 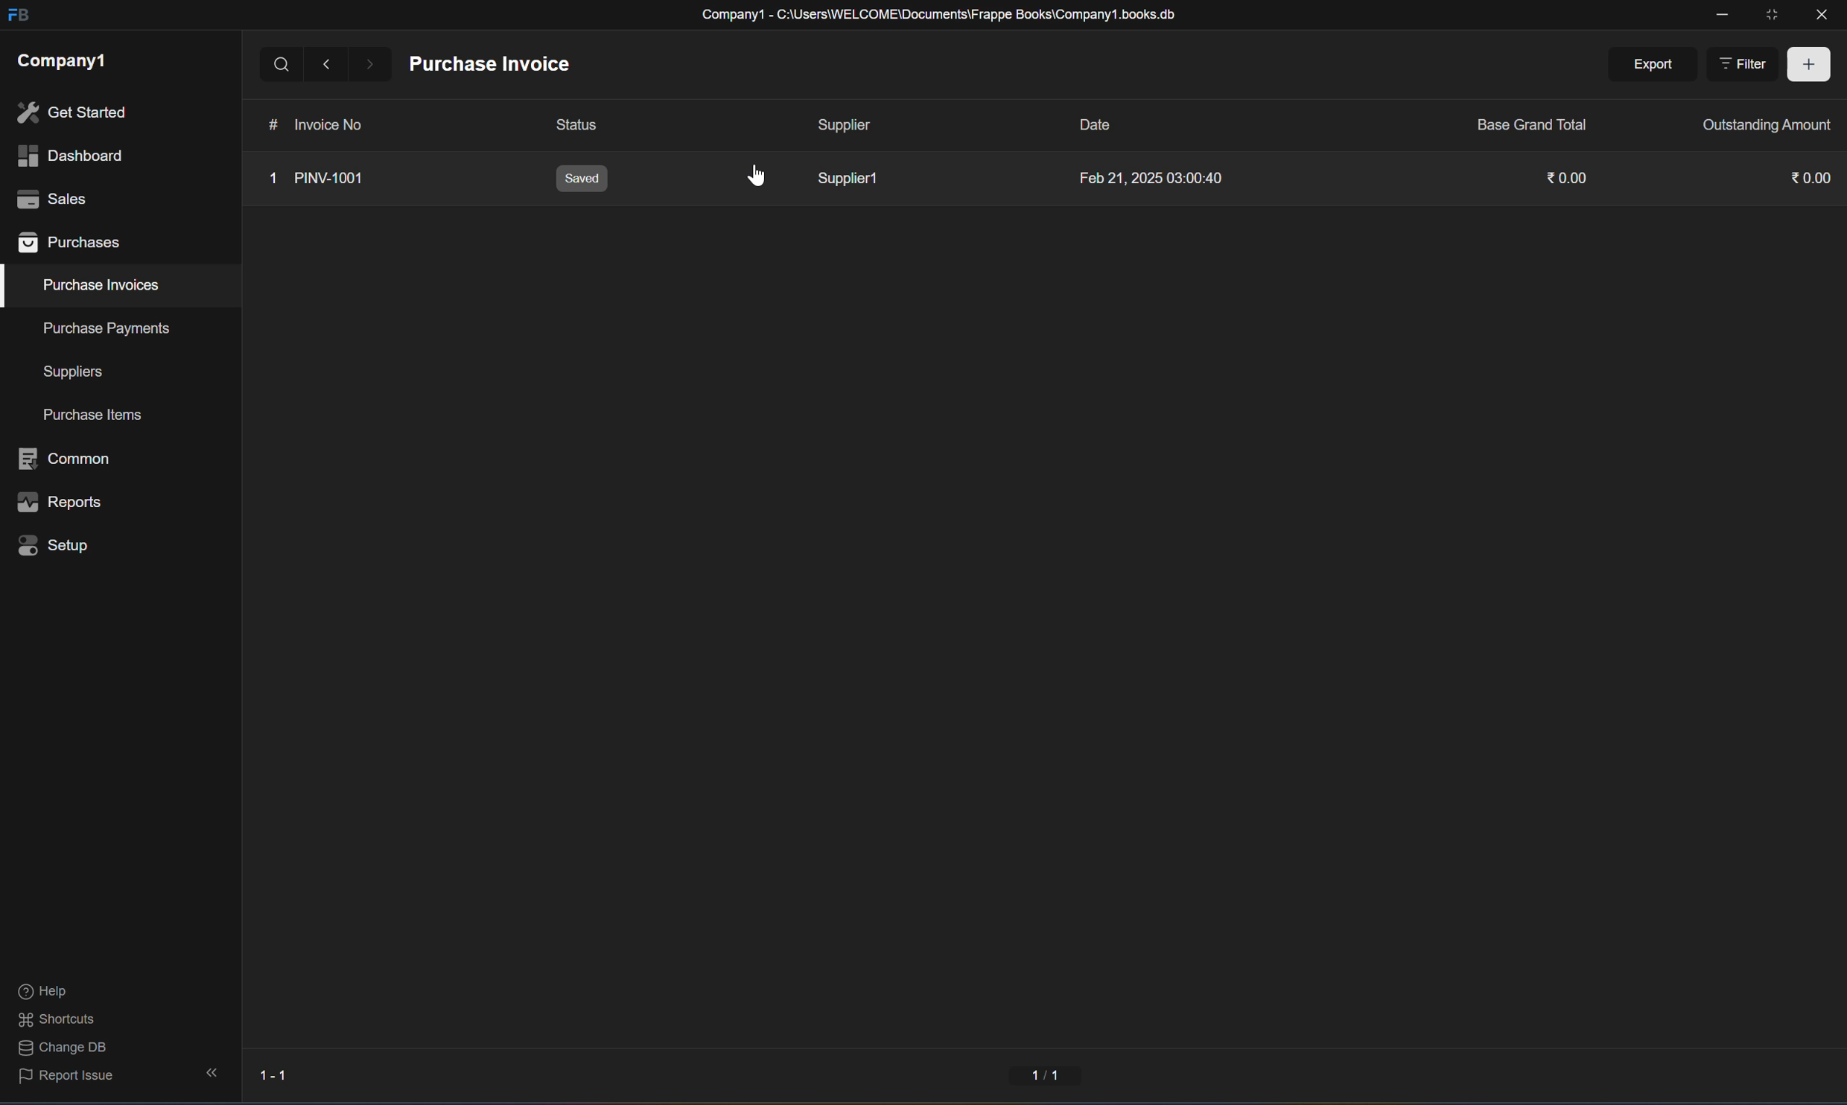 What do you see at coordinates (370, 63) in the screenshot?
I see `next` at bounding box center [370, 63].